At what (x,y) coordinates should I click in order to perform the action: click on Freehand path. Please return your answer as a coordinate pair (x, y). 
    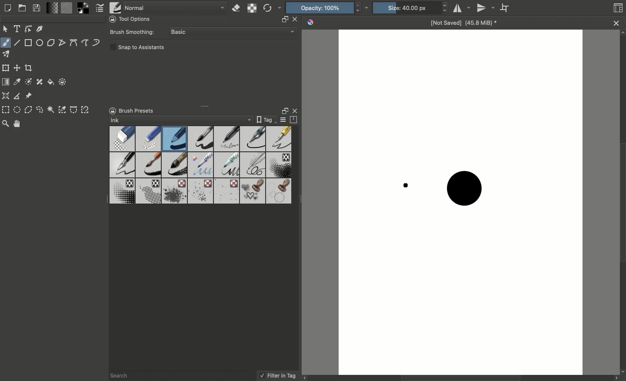
    Looking at the image, I should click on (86, 43).